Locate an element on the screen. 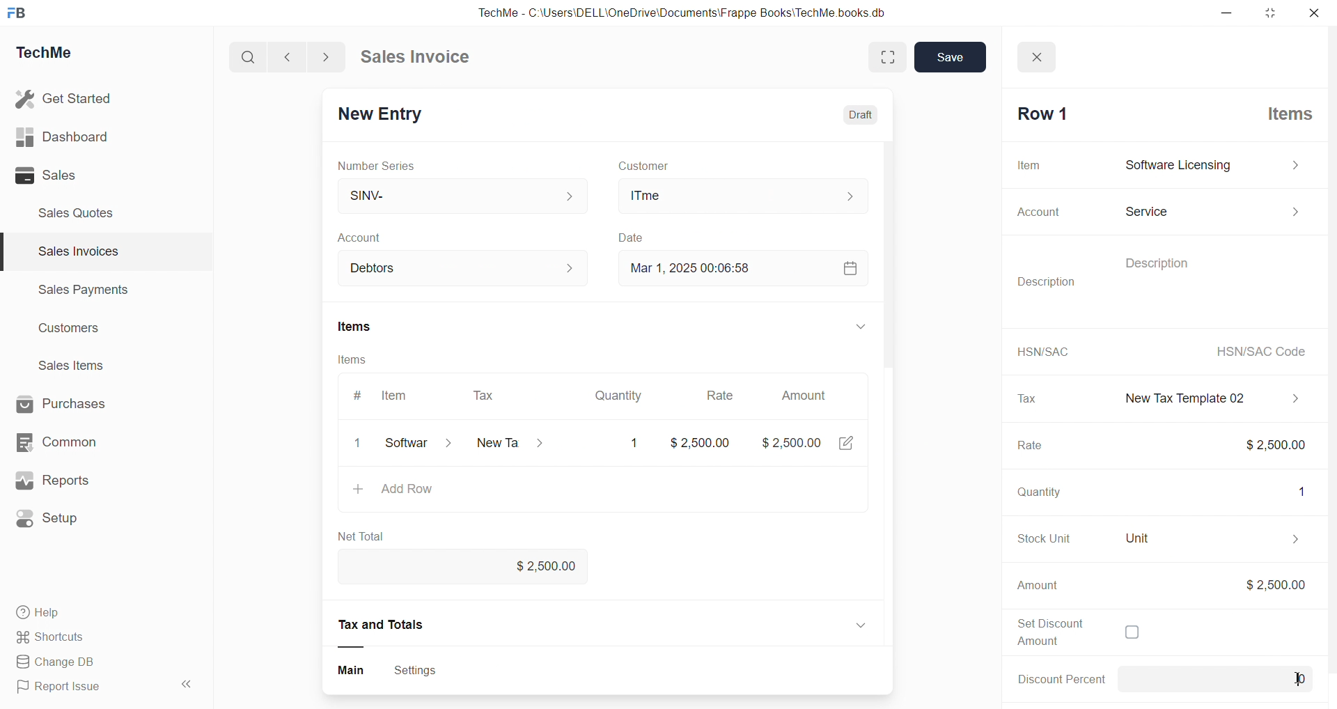 The height and width of the screenshot is (709, 1337). Items is located at coordinates (1283, 112).